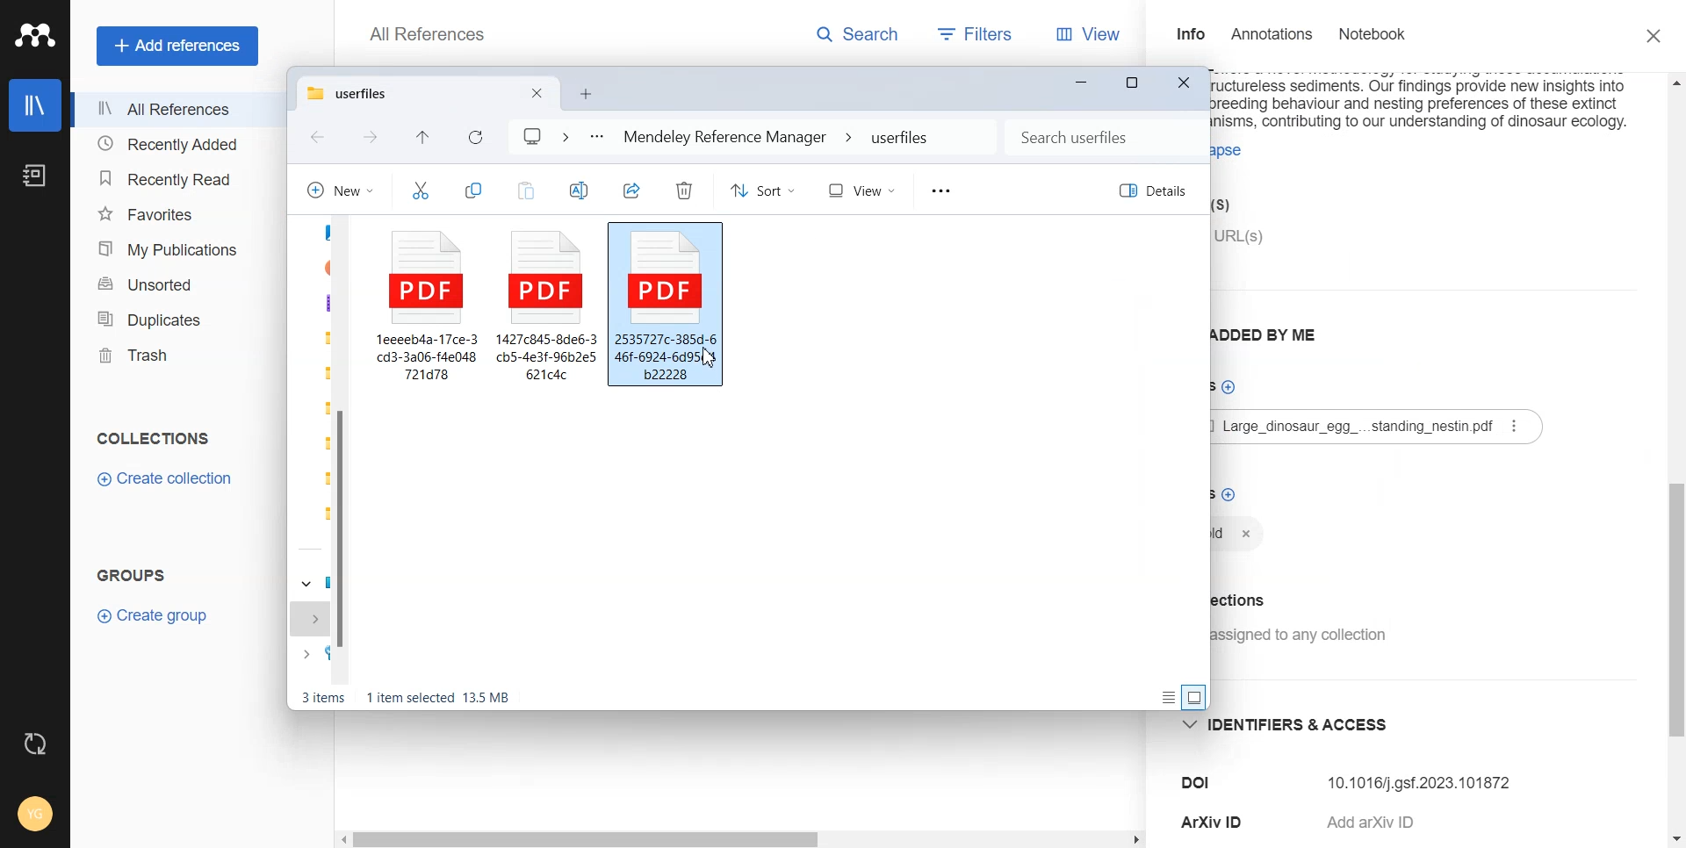  Describe the element at coordinates (942, 190) in the screenshot. I see `More` at that location.